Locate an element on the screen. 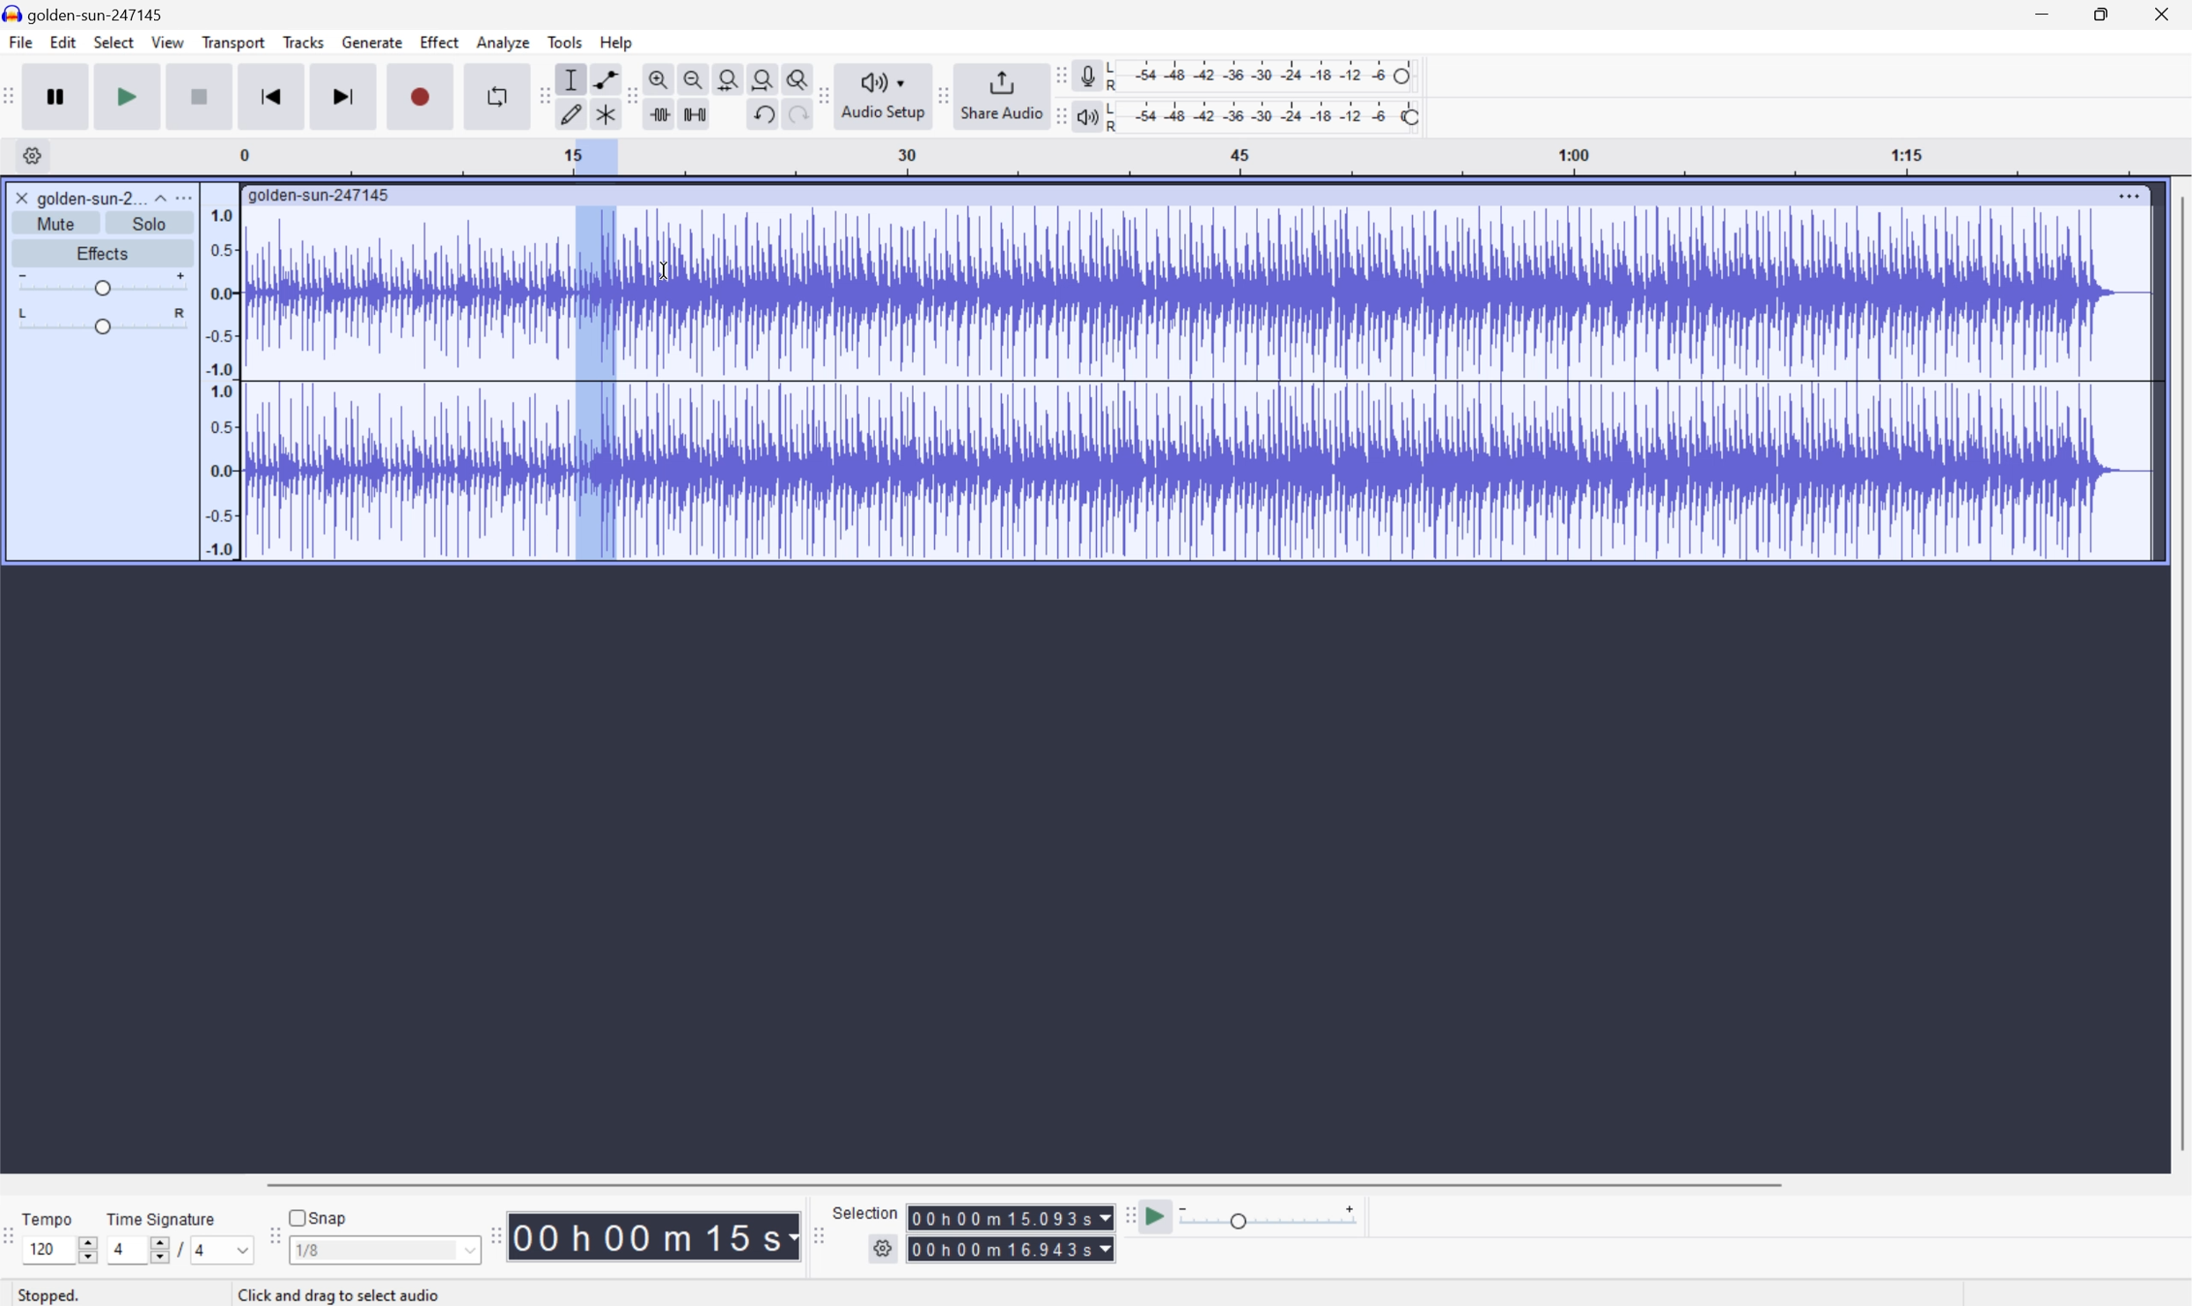 The height and width of the screenshot is (1306, 2192). Audacity Time toolbar is located at coordinates (489, 1231).